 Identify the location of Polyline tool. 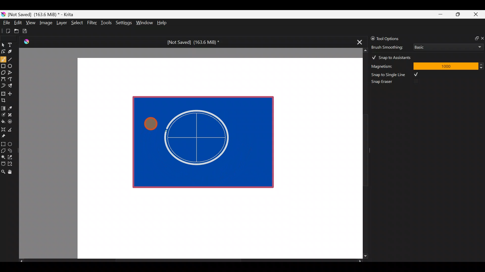
(12, 73).